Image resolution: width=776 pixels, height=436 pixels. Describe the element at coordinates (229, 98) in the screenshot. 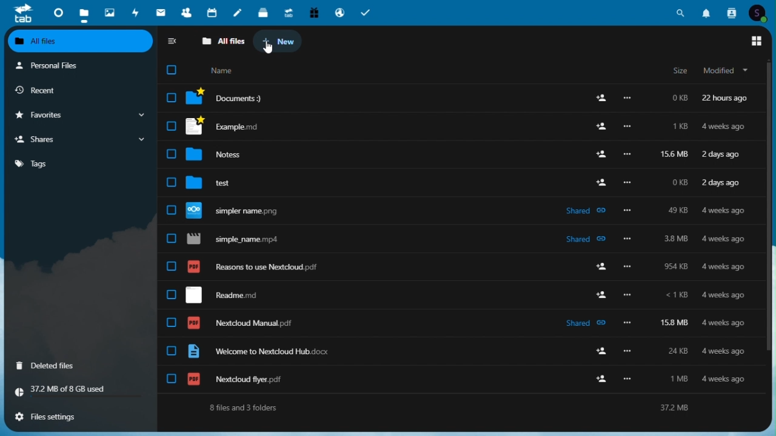

I see `documents` at that location.